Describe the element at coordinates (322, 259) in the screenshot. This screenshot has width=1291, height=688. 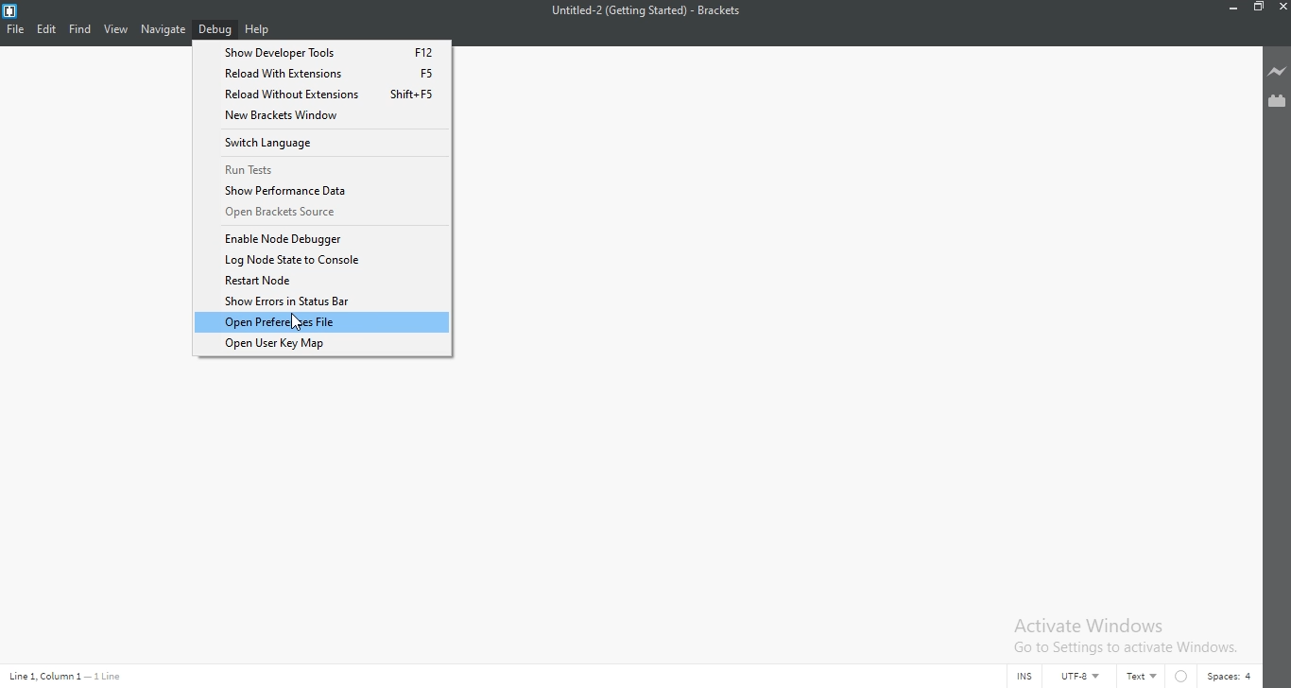
I see `Log Node state to console` at that location.